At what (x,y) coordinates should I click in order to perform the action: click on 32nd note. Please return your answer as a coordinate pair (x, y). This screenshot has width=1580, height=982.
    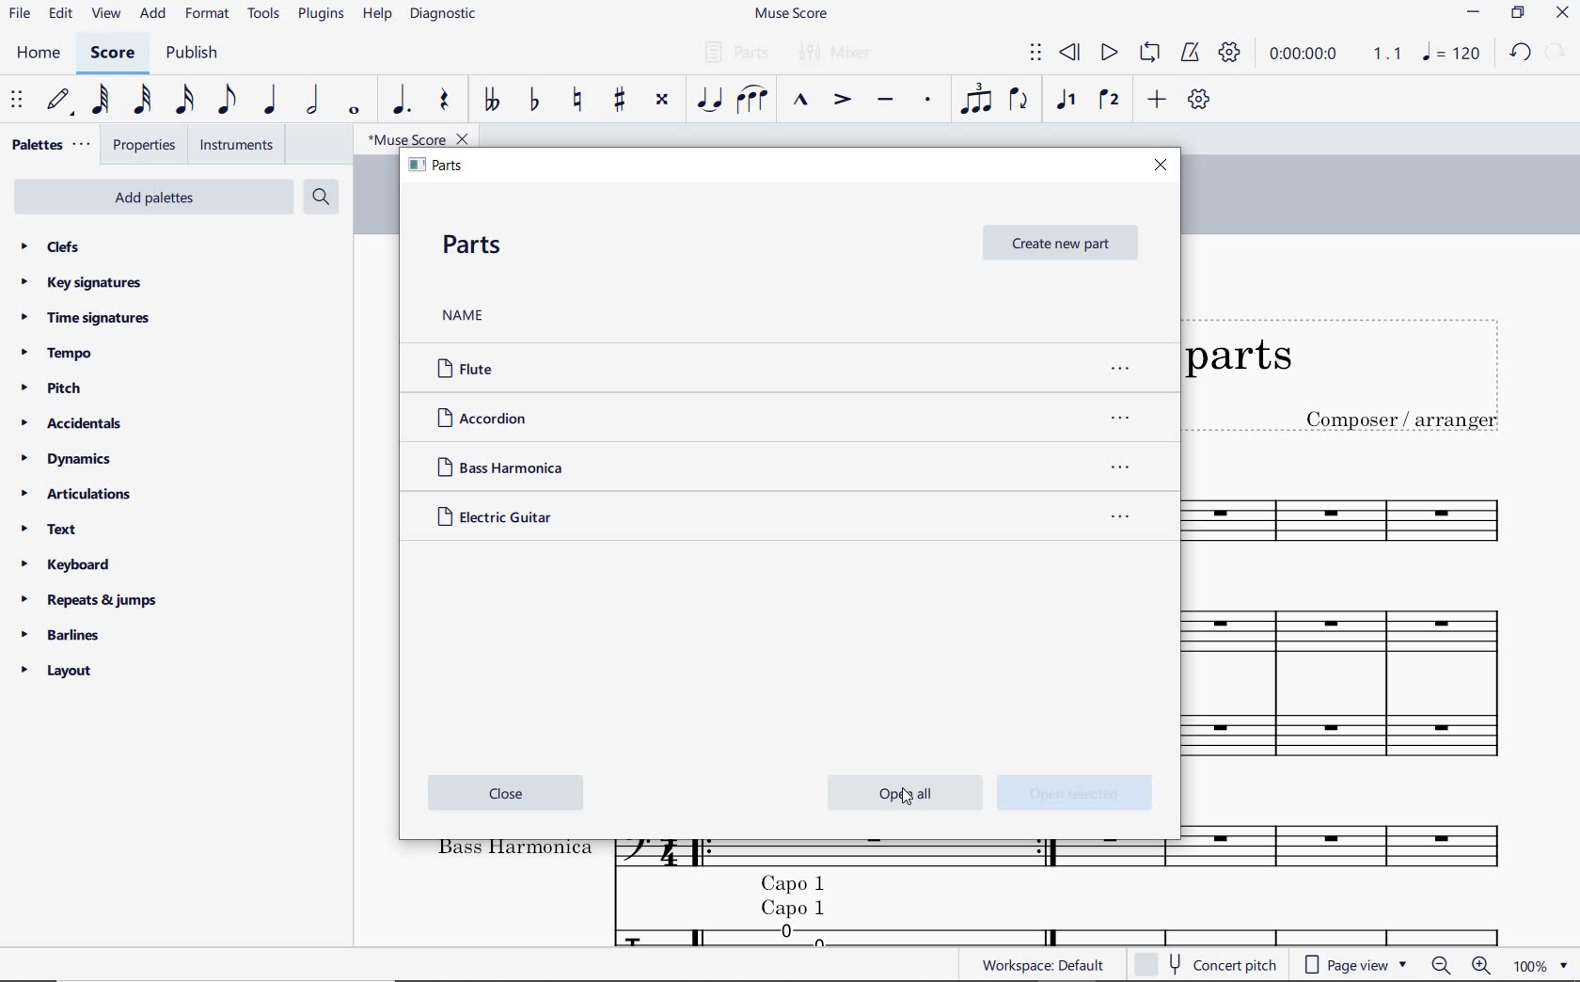
    Looking at the image, I should click on (139, 100).